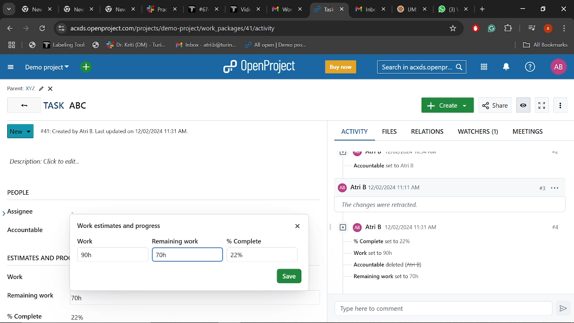 This screenshot has width=574, height=323. Describe the element at coordinates (13, 88) in the screenshot. I see `parent` at that location.